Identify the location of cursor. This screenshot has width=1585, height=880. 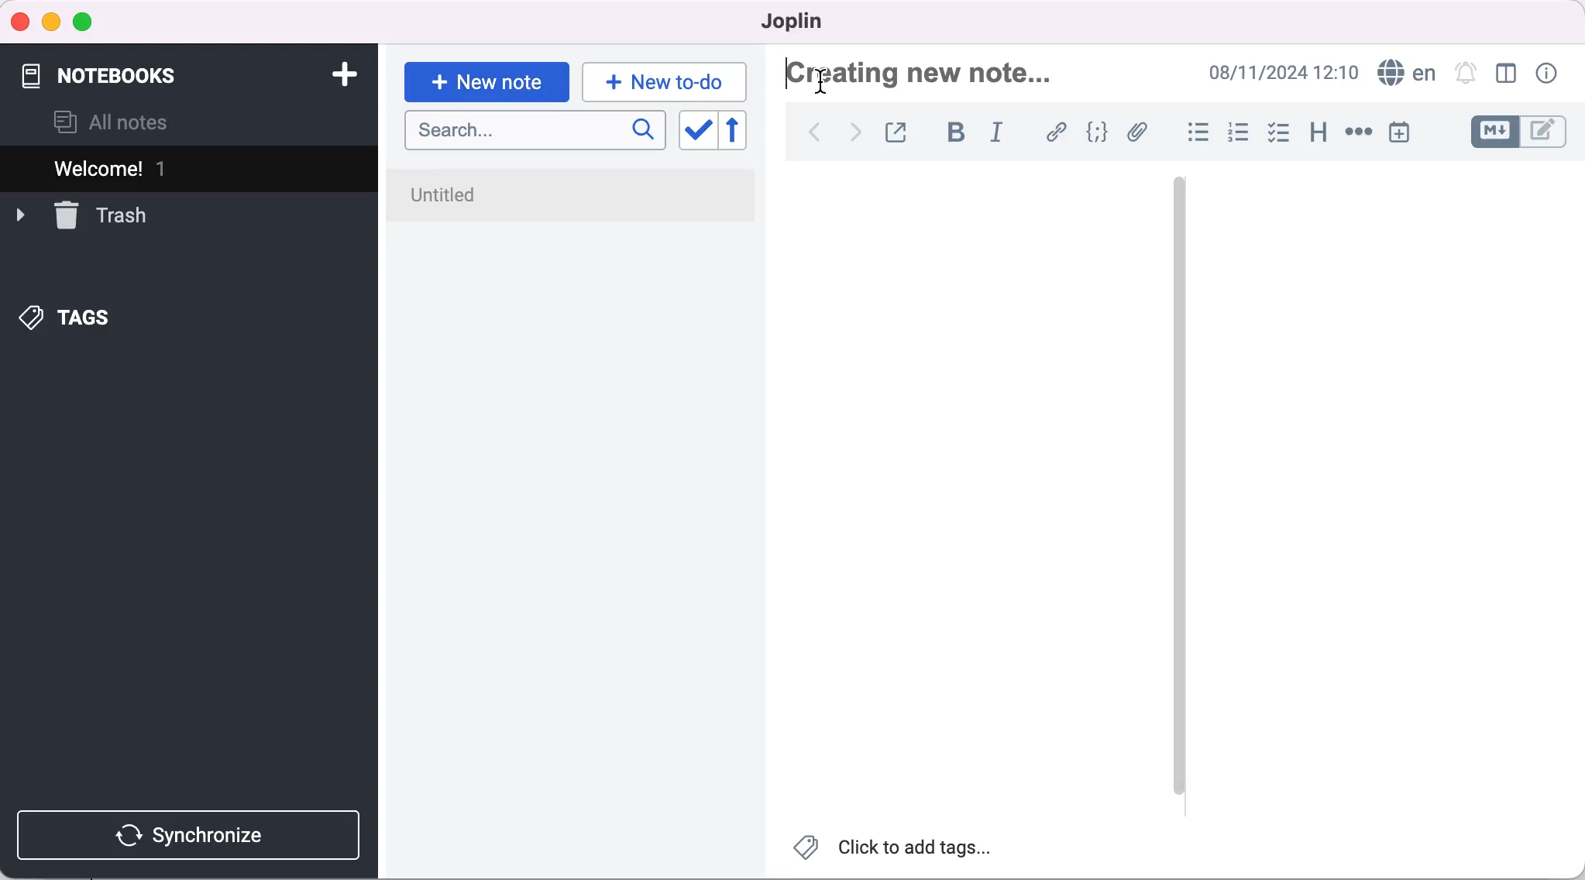
(822, 83).